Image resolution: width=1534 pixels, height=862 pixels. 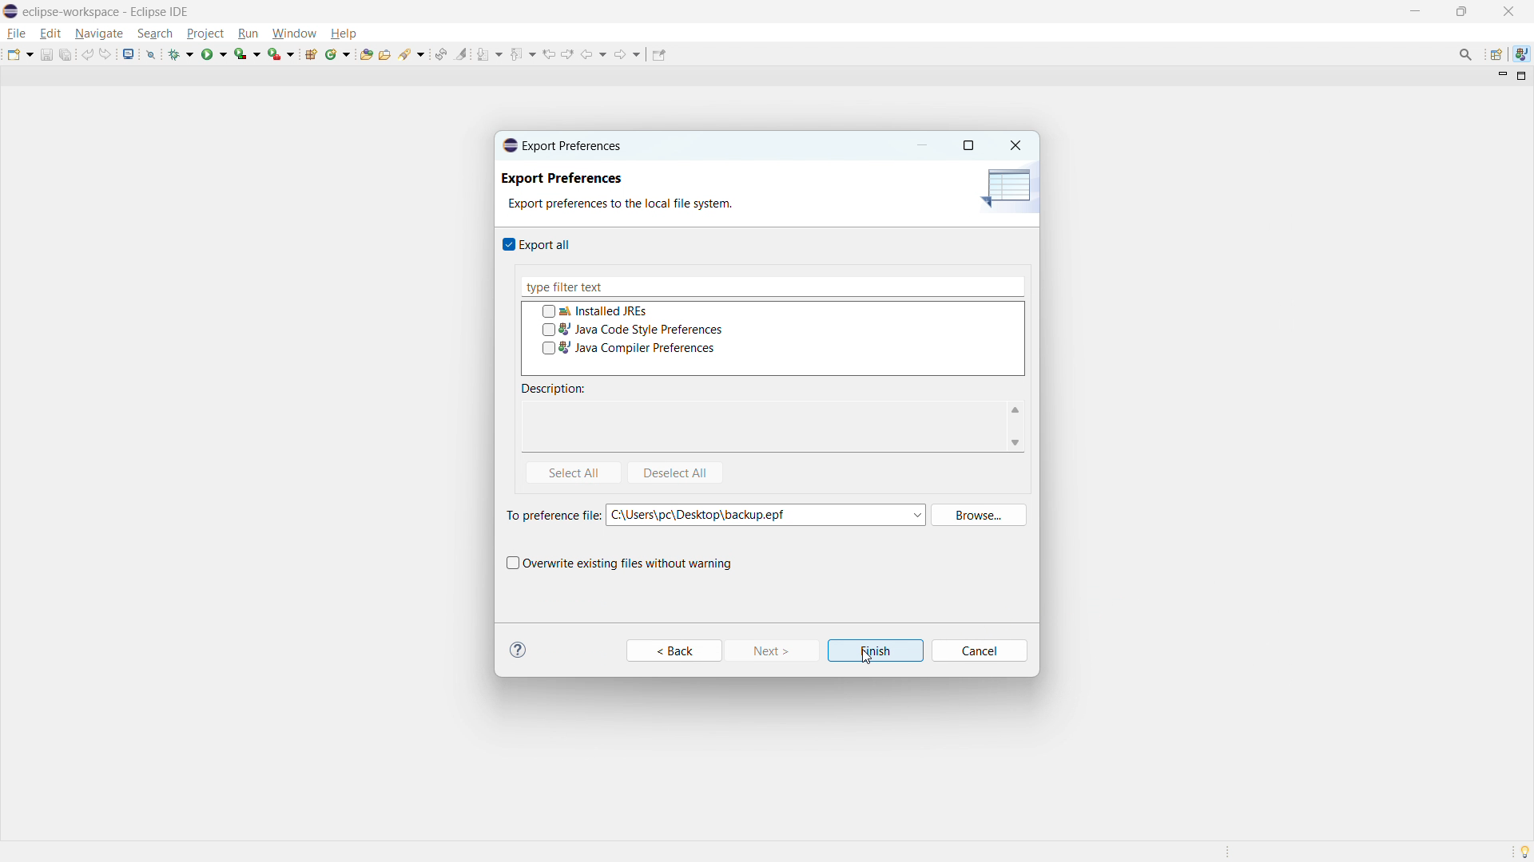 What do you see at coordinates (1520, 849) in the screenshot?
I see `Tip of the day` at bounding box center [1520, 849].